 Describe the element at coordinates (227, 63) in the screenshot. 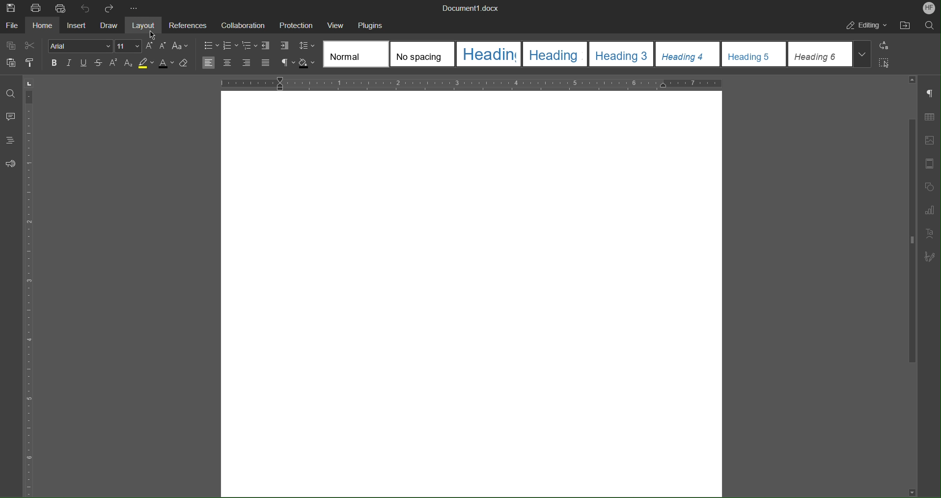

I see `Center Align` at that location.